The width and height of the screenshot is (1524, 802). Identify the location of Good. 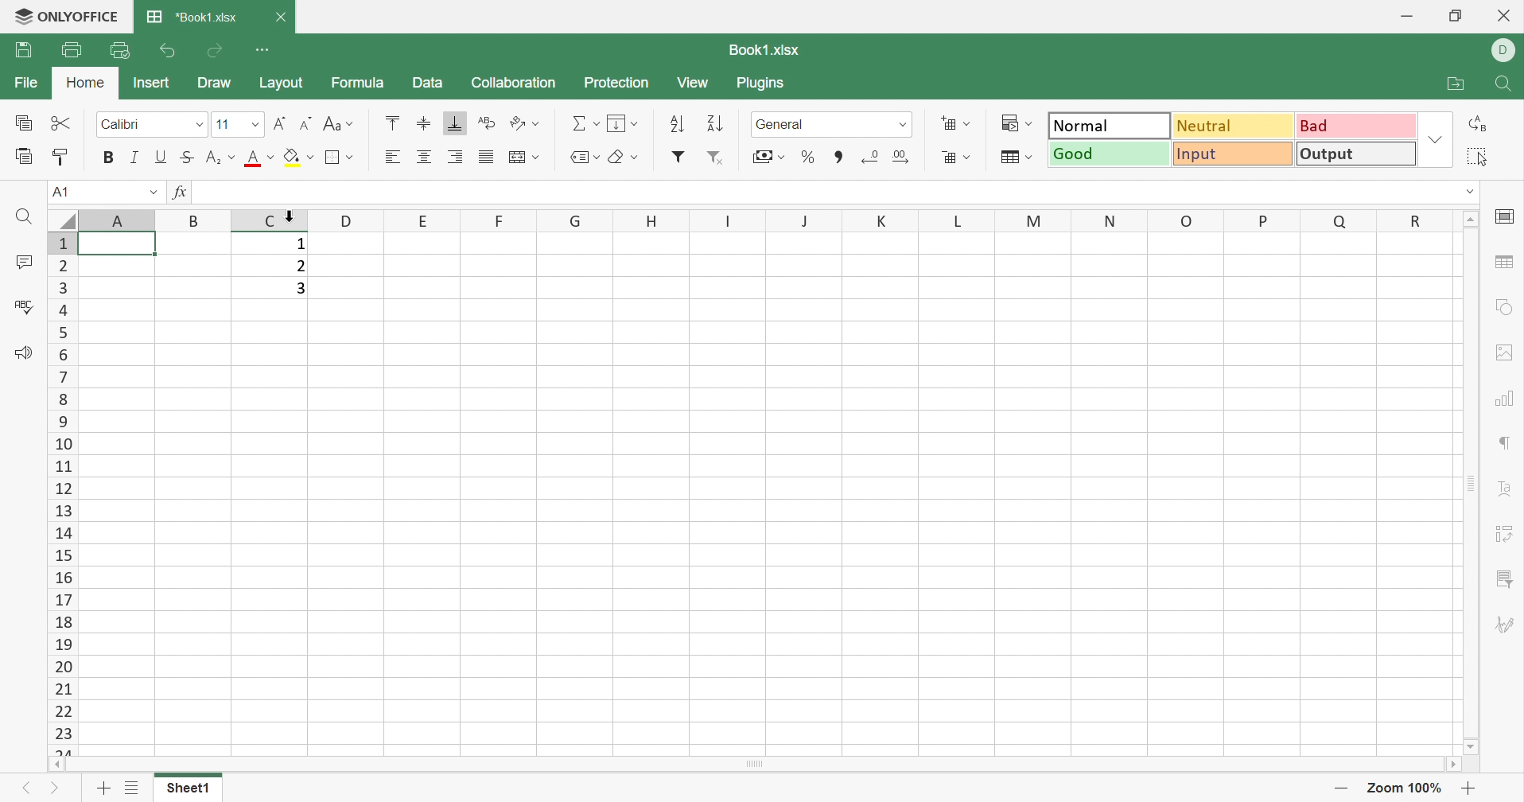
(1110, 154).